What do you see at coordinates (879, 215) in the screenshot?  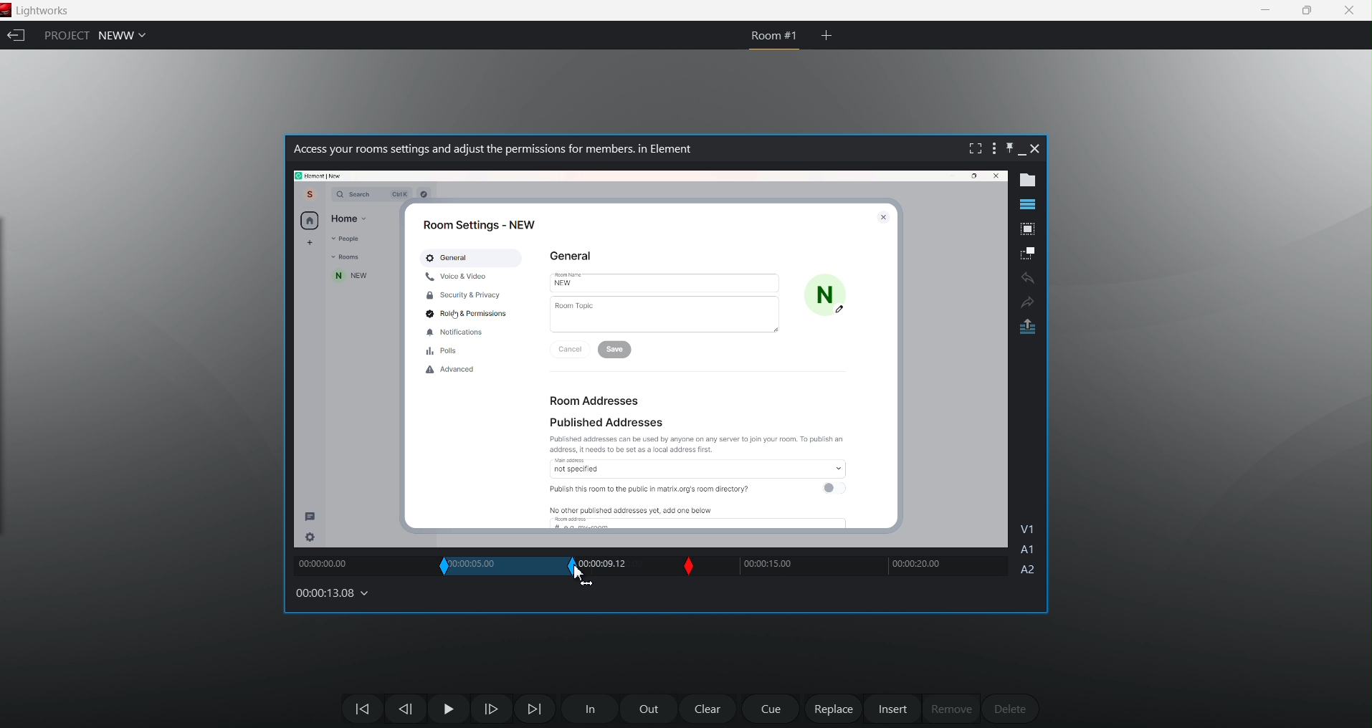 I see `close` at bounding box center [879, 215].